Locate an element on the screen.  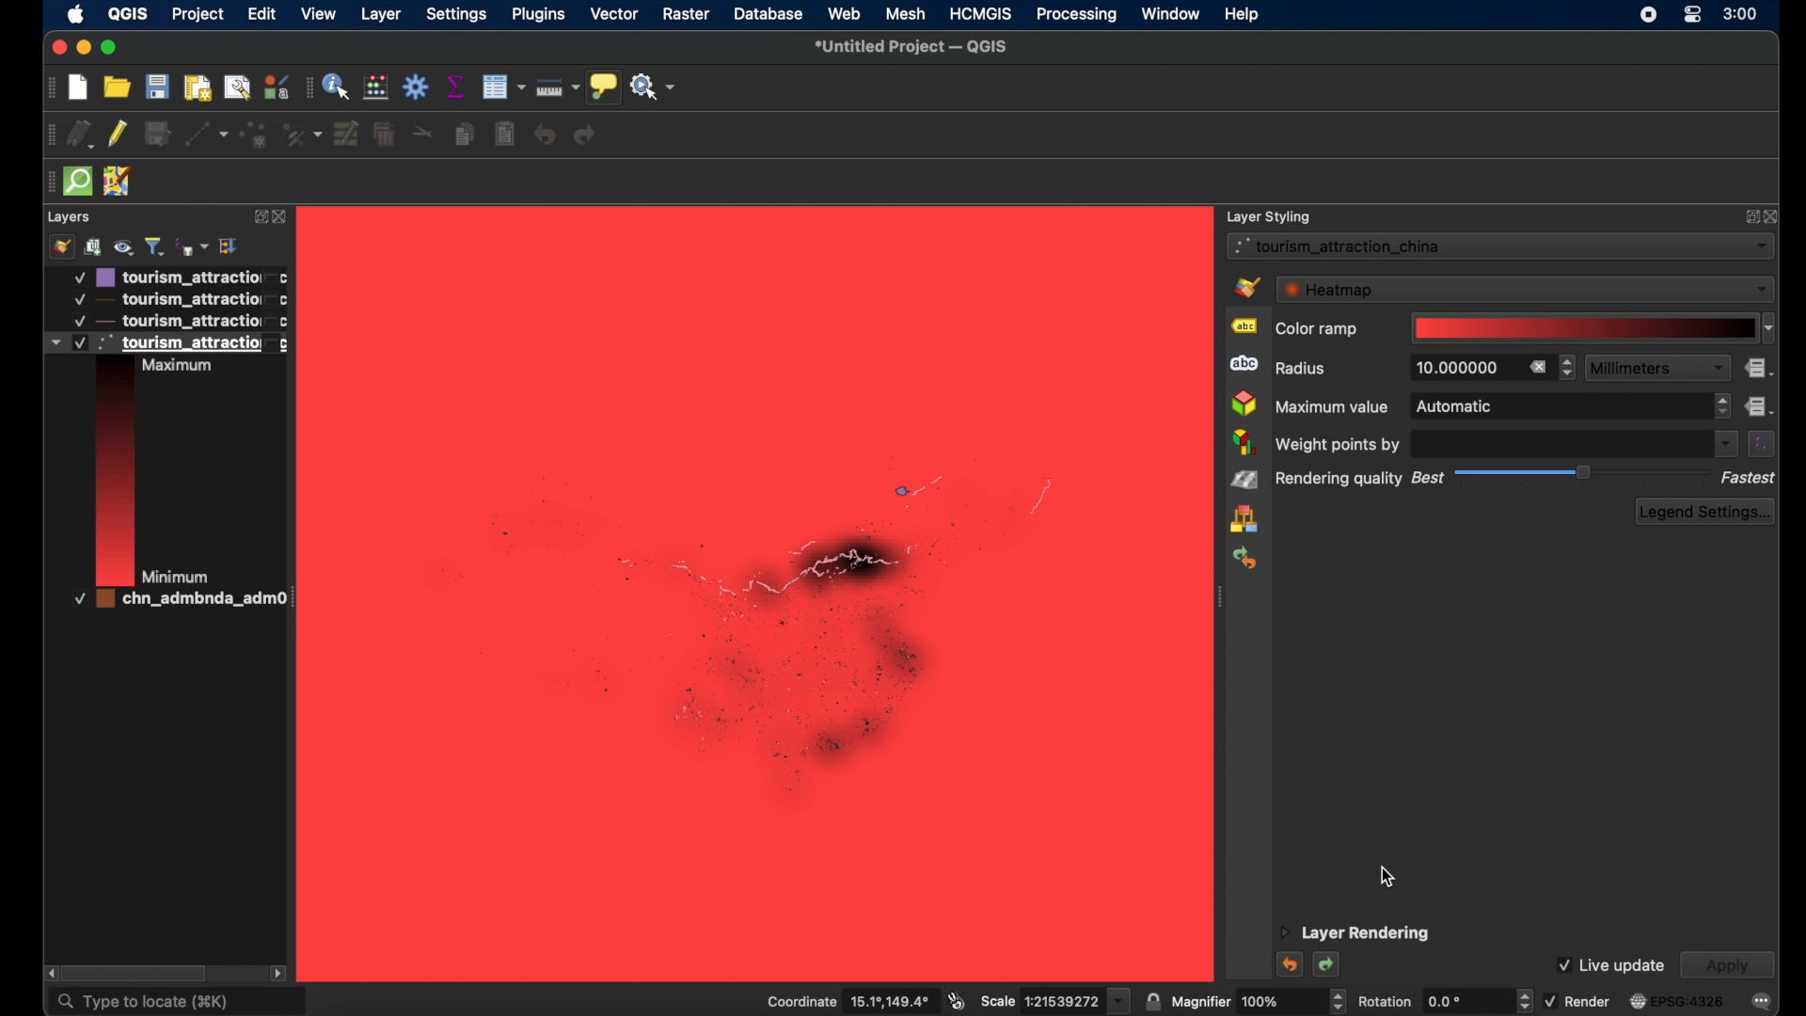
live update checkbox is located at coordinates (1610, 964).